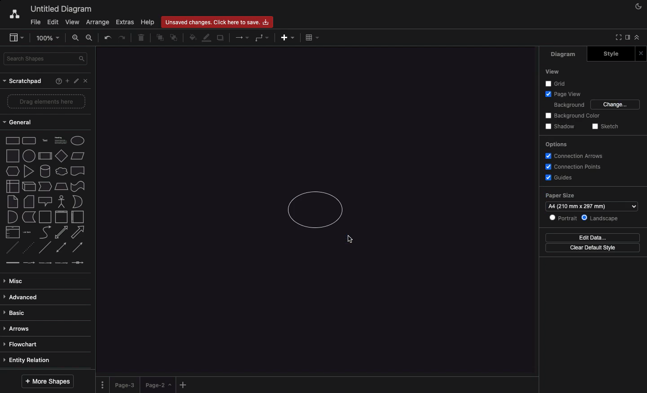 This screenshot has height=393, width=647. I want to click on Circle, so click(315, 210).